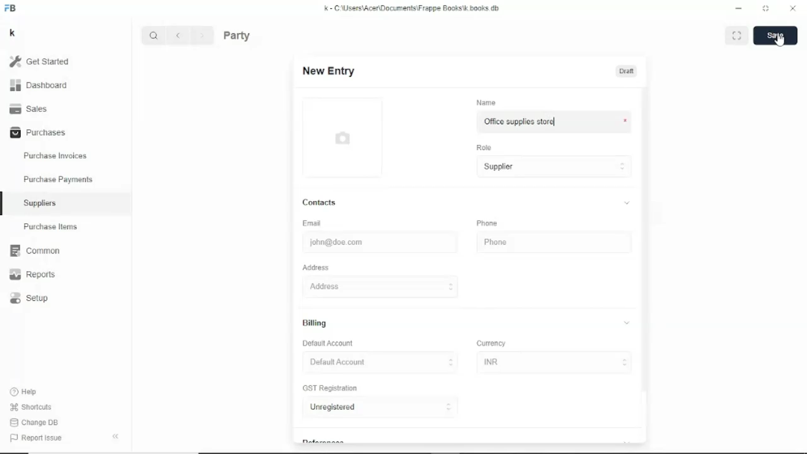  What do you see at coordinates (327, 71) in the screenshot?
I see `New entry` at bounding box center [327, 71].